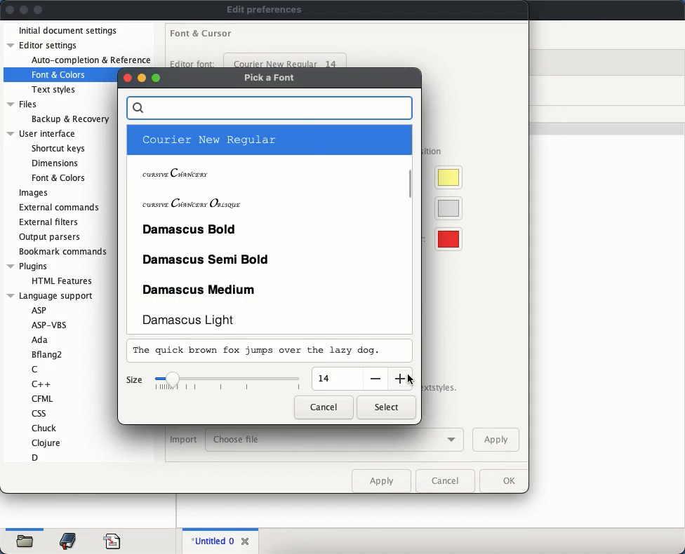 The image size is (685, 554). Describe the element at coordinates (69, 32) in the screenshot. I see `initial document settings` at that location.